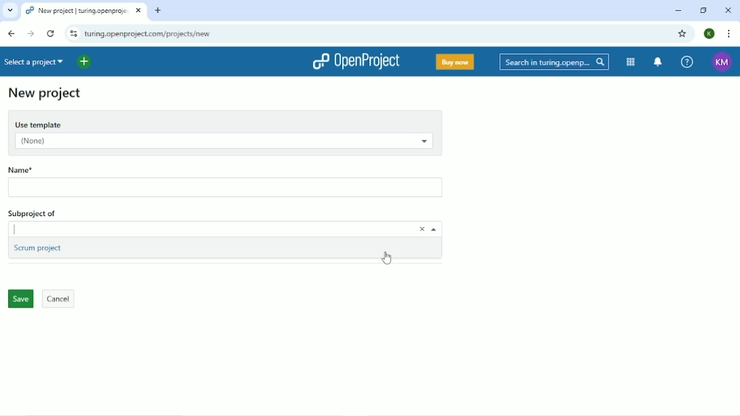 The height and width of the screenshot is (416, 740). I want to click on Back, so click(12, 33).